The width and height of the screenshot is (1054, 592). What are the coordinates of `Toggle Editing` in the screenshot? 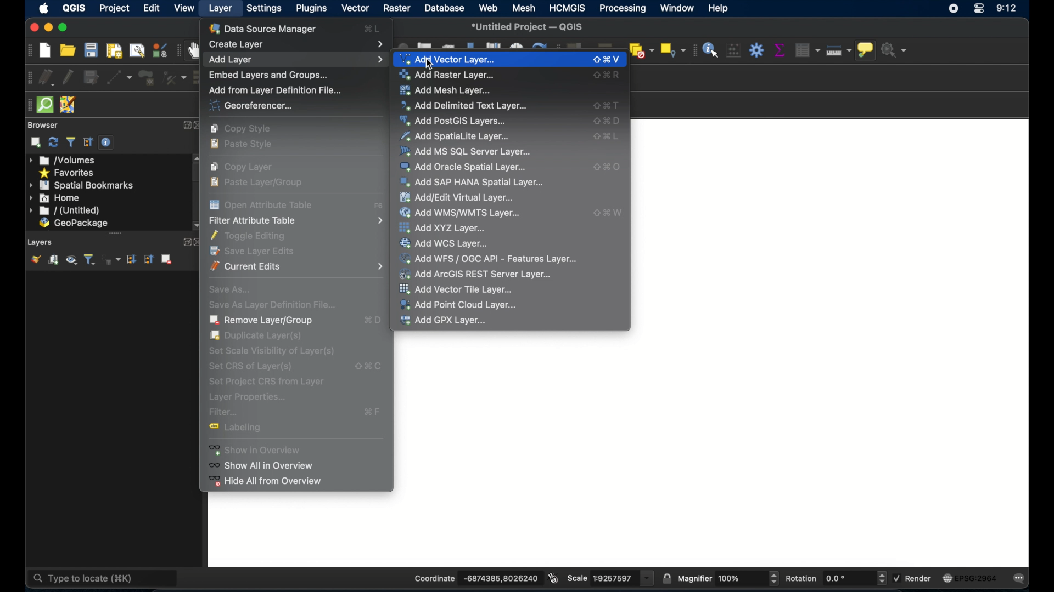 It's located at (256, 236).